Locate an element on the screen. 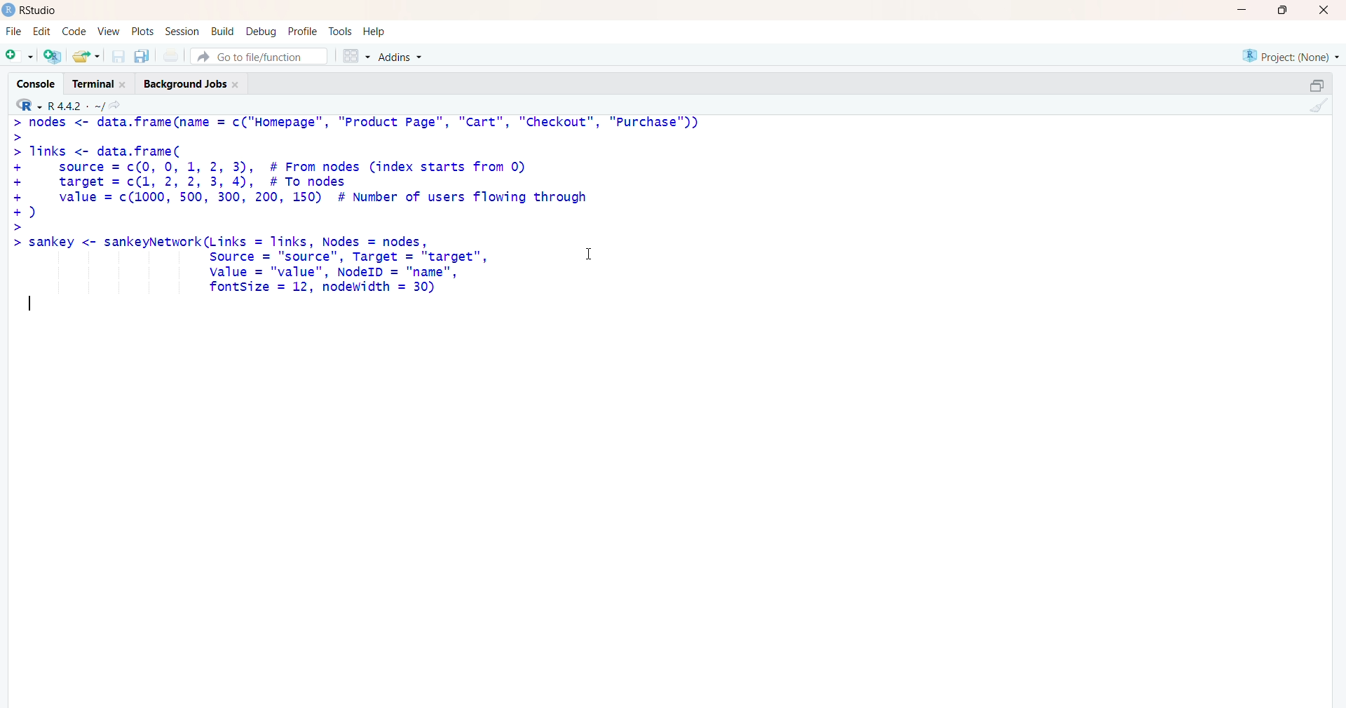 The width and height of the screenshot is (1346, 708). help is located at coordinates (382, 31).